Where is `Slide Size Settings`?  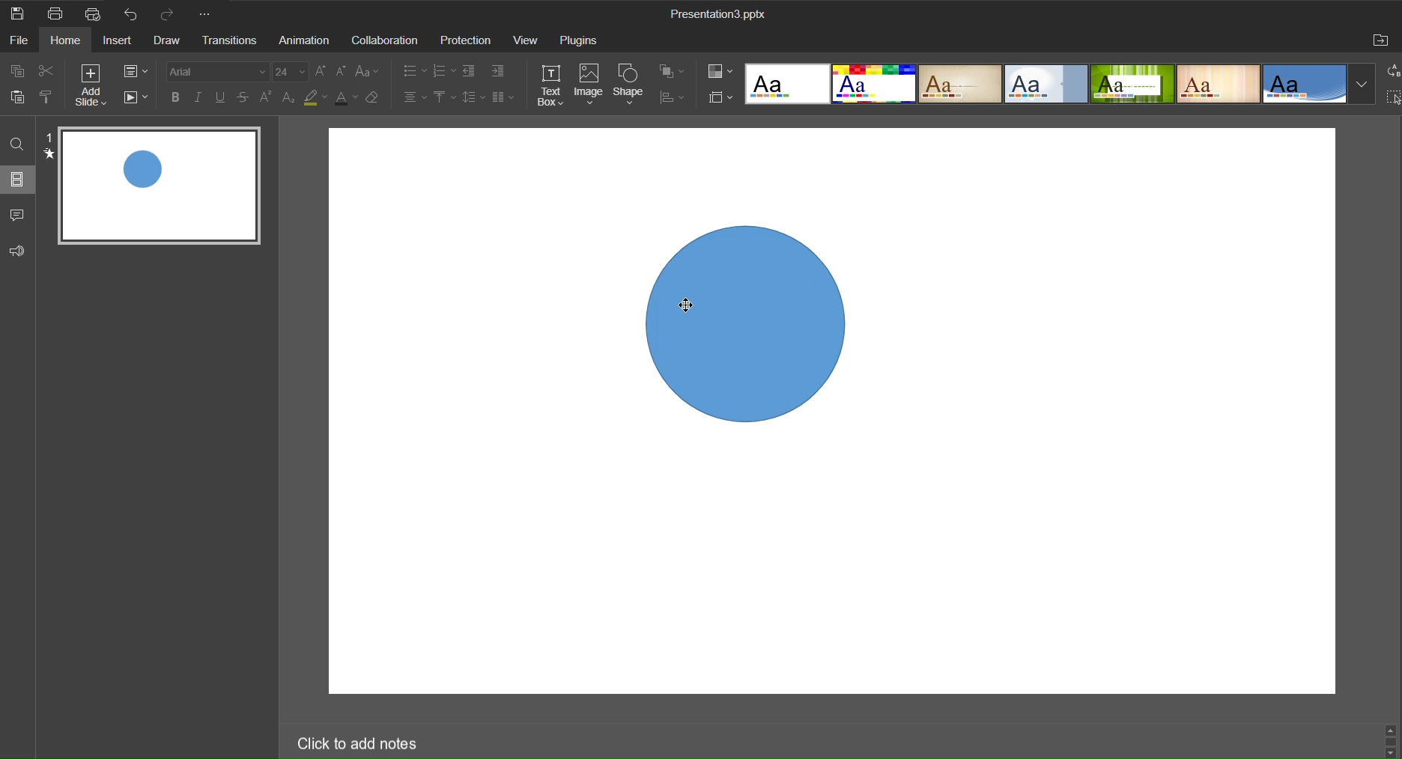 Slide Size Settings is located at coordinates (719, 97).